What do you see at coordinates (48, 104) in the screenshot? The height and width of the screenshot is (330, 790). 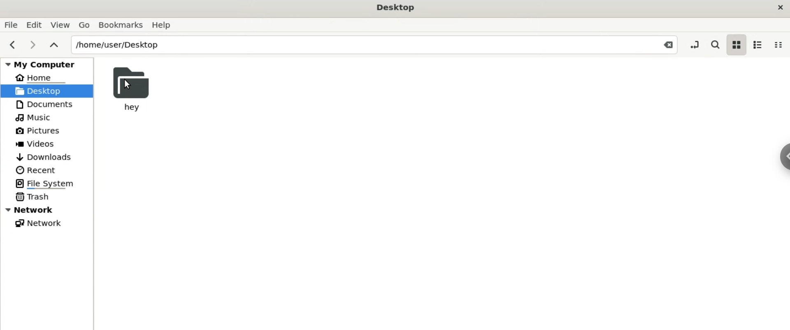 I see `documents` at bounding box center [48, 104].